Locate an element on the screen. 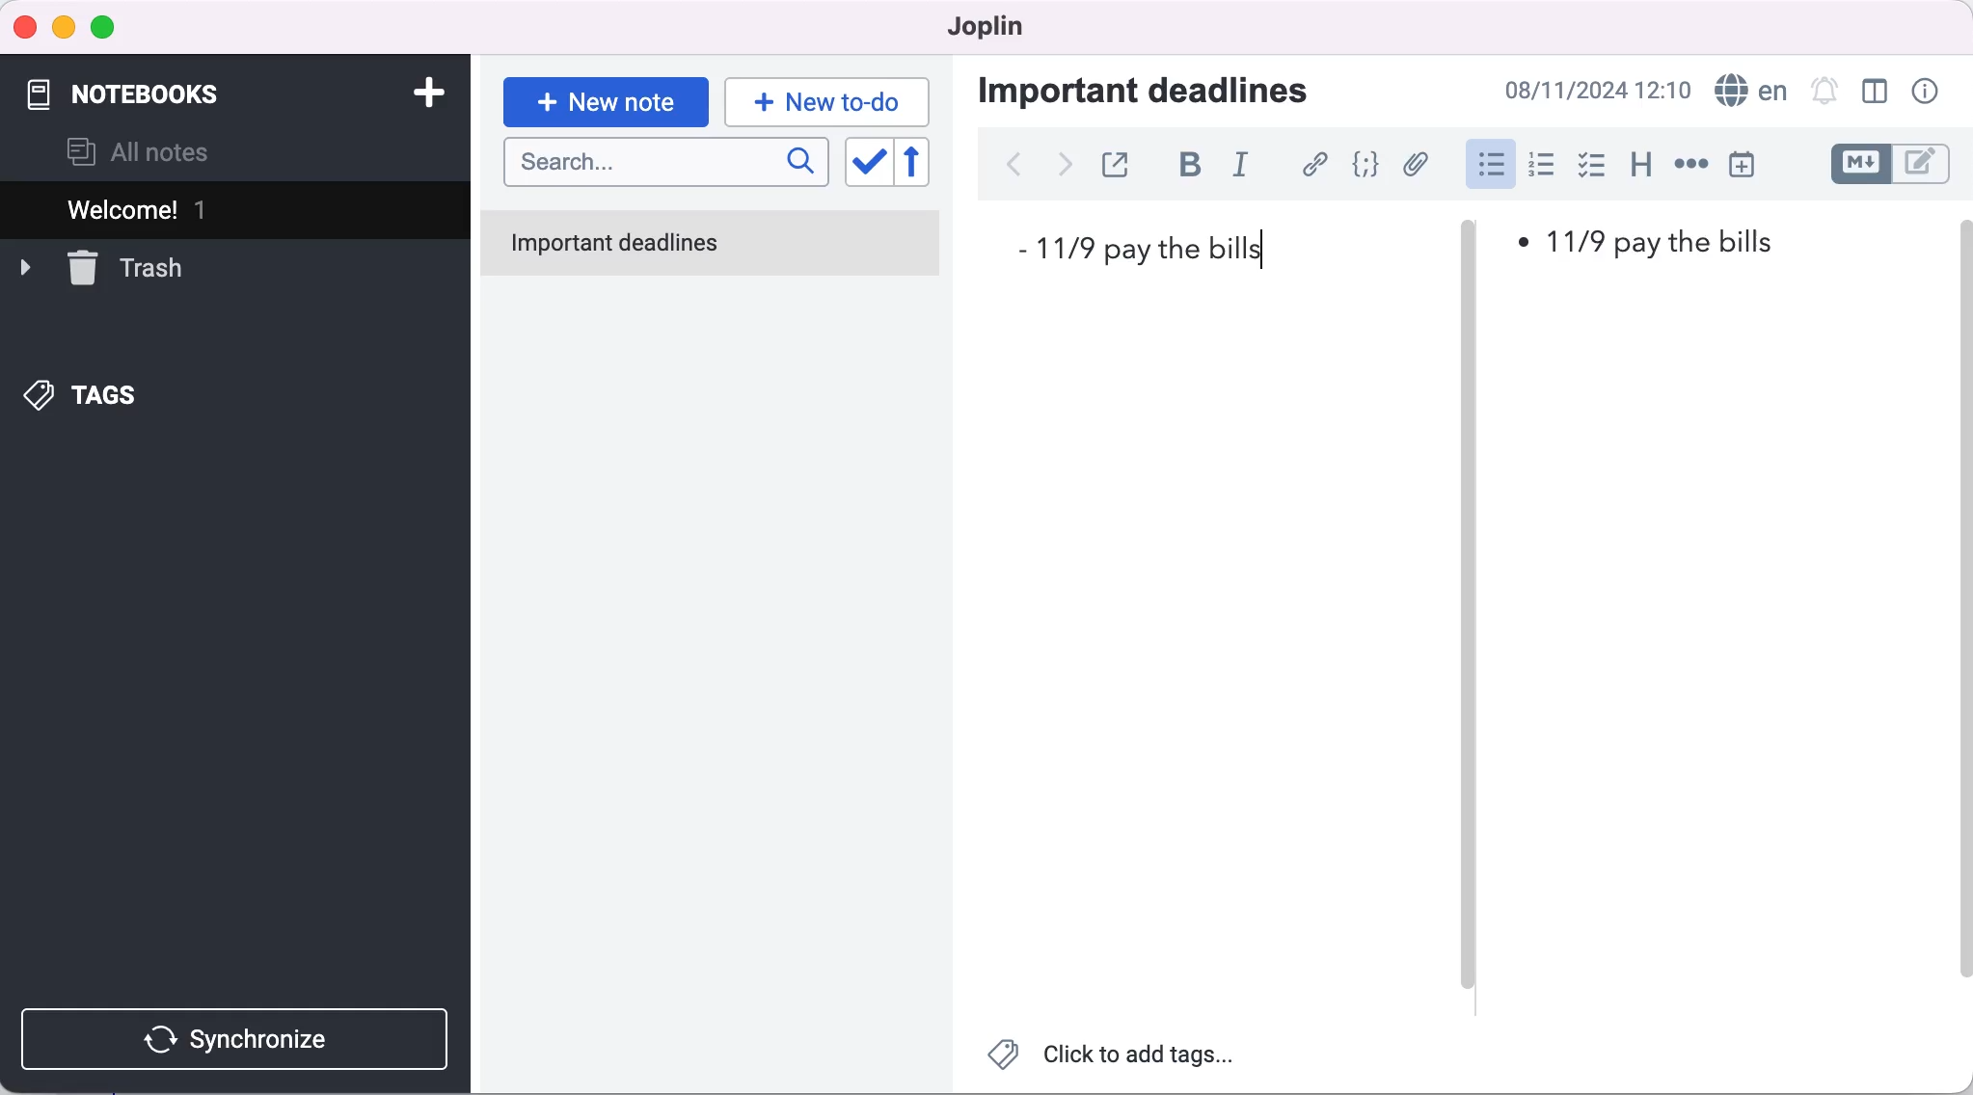 This screenshot has width=1973, height=1095. insert time is located at coordinates (1753, 164).